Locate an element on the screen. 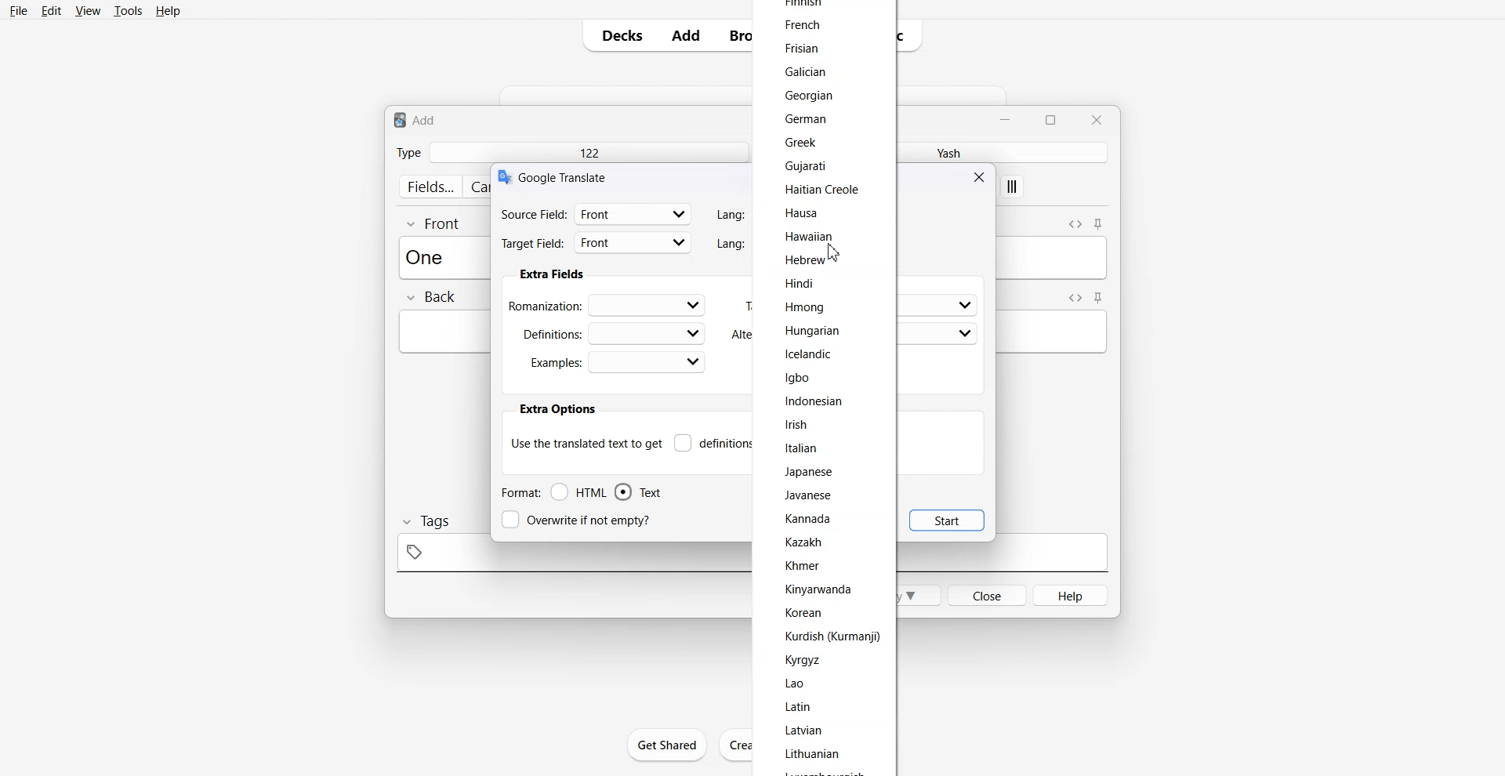  Examples is located at coordinates (617, 362).